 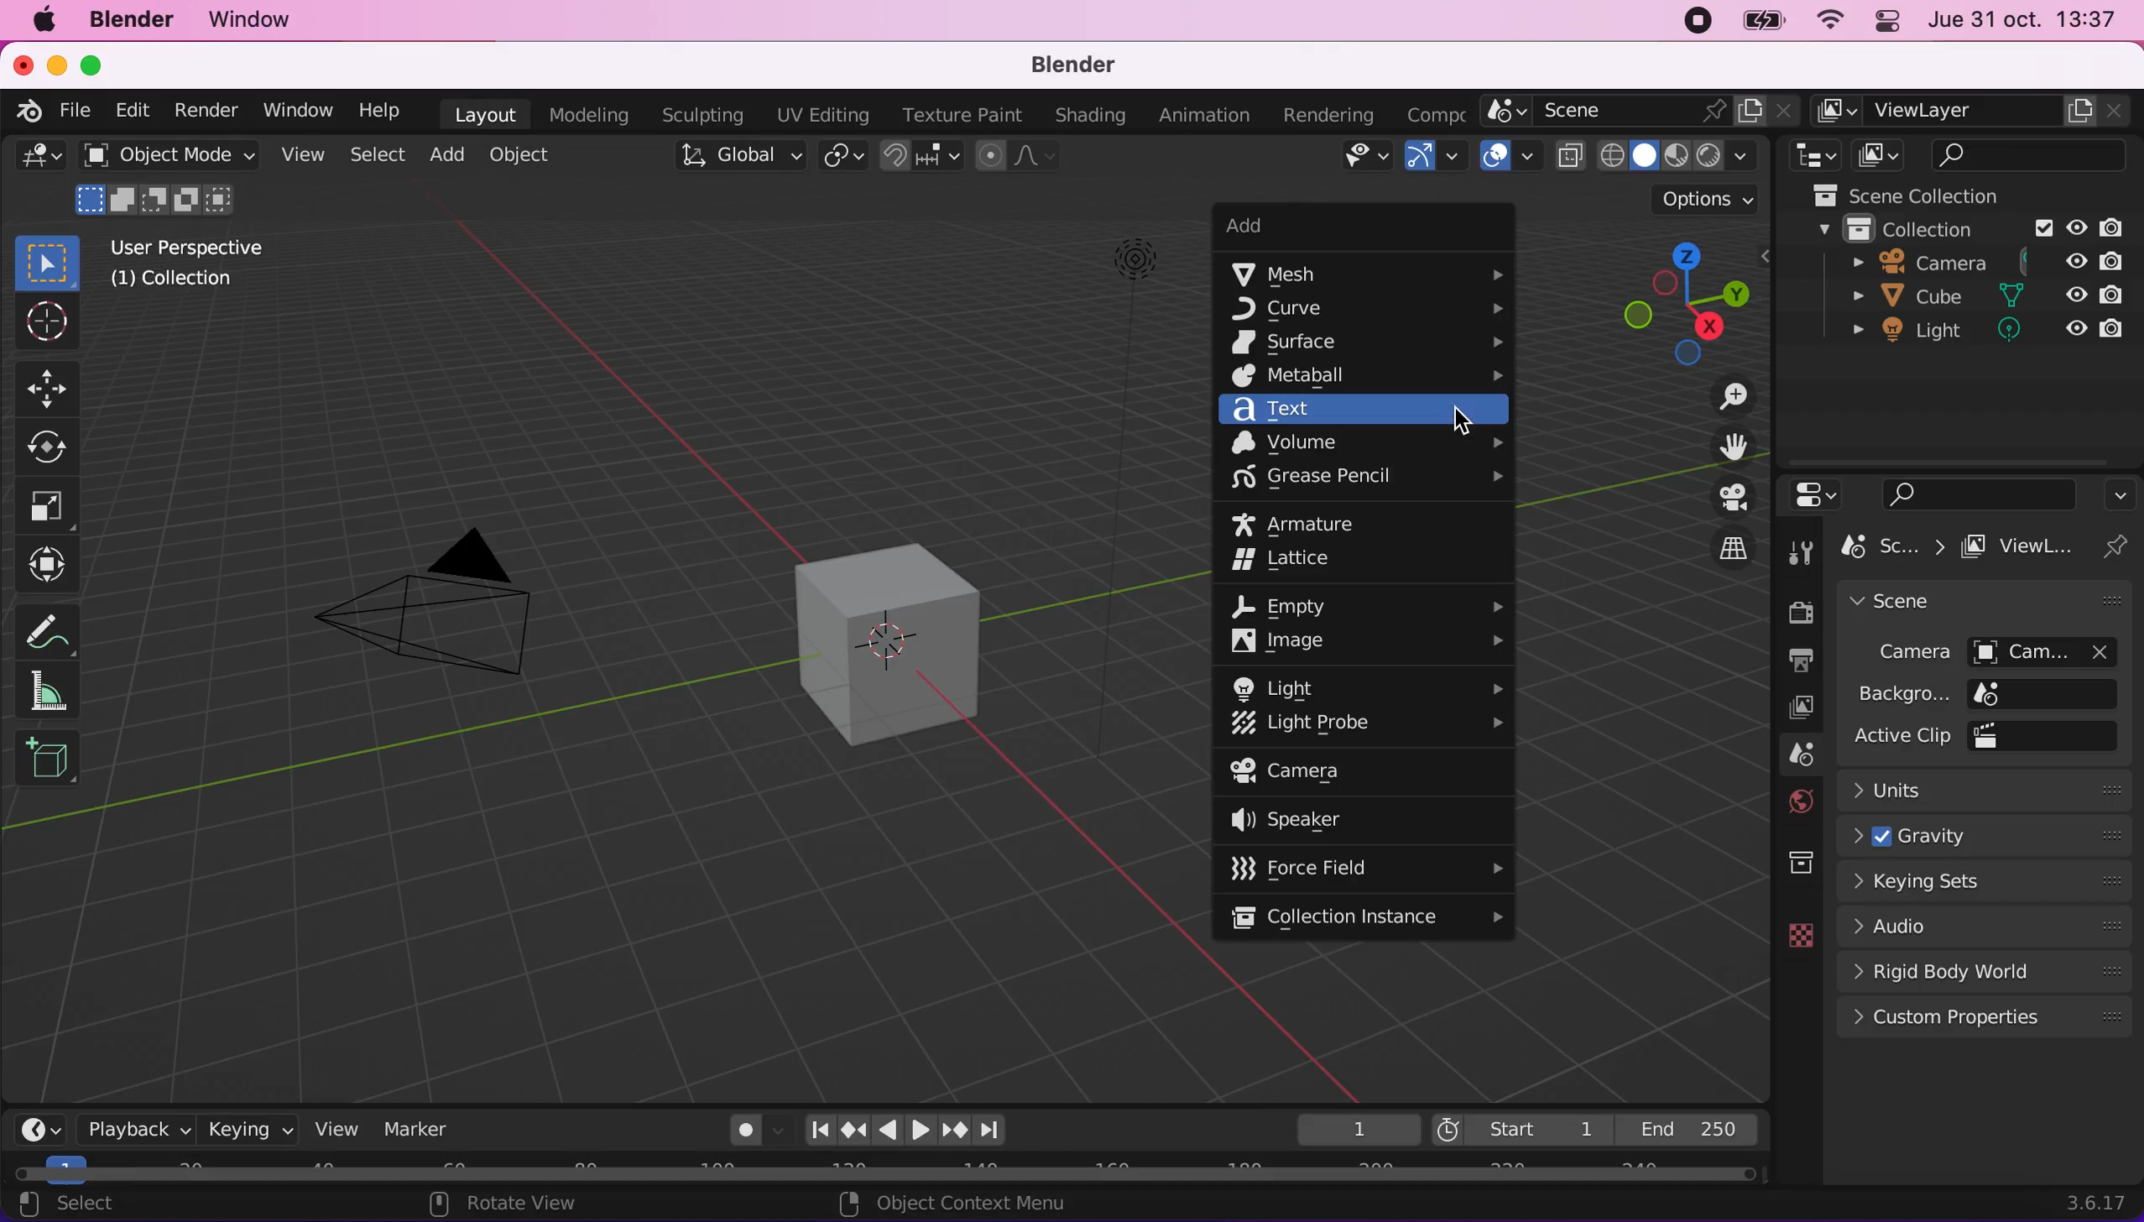 What do you see at coordinates (961, 1206) in the screenshot?
I see `object context menu` at bounding box center [961, 1206].